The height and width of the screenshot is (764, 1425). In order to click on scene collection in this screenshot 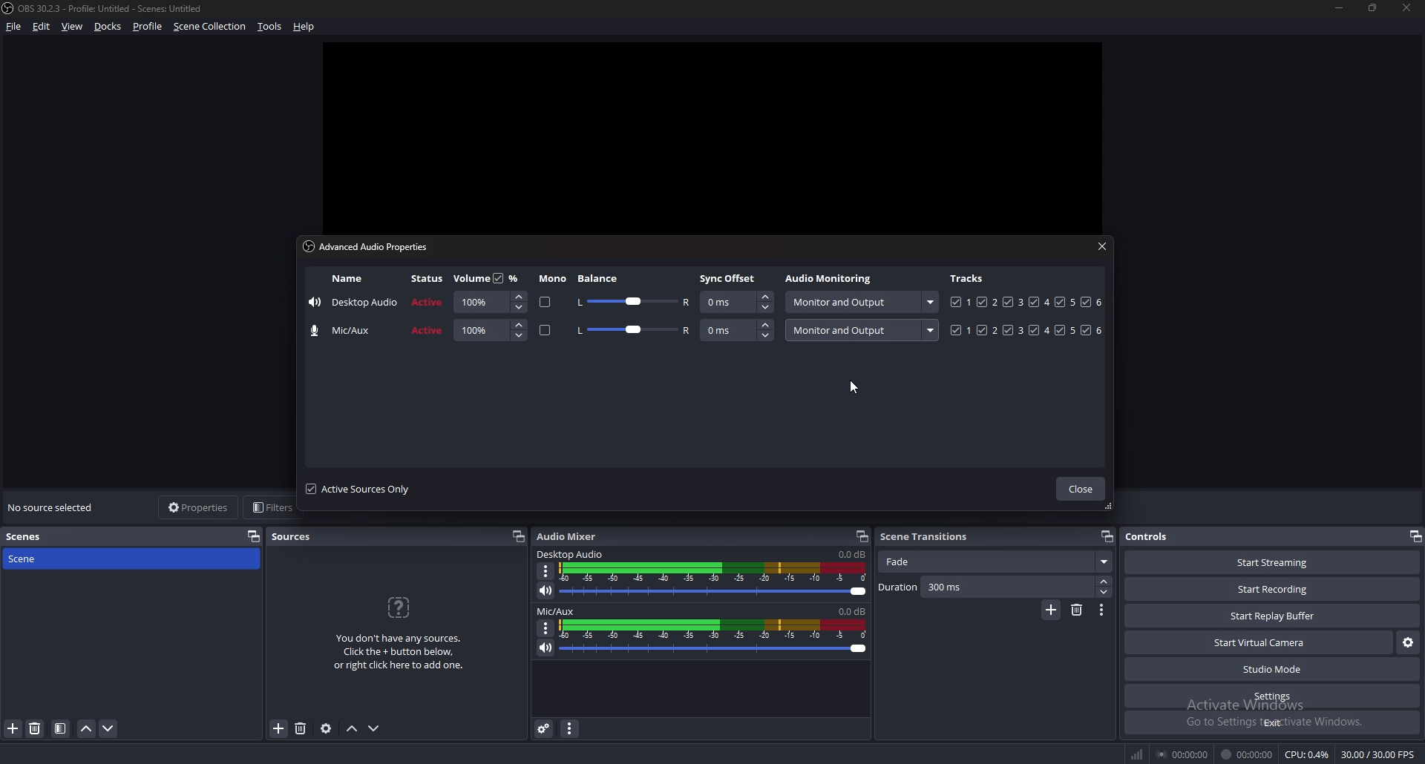, I will do `click(209, 27)`.